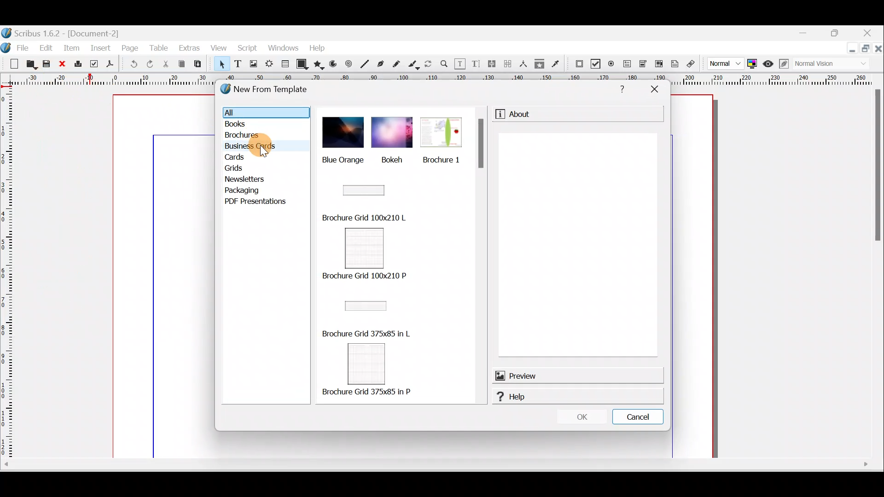 The image size is (884, 497). Describe the element at coordinates (579, 64) in the screenshot. I see `PDF Push button` at that location.